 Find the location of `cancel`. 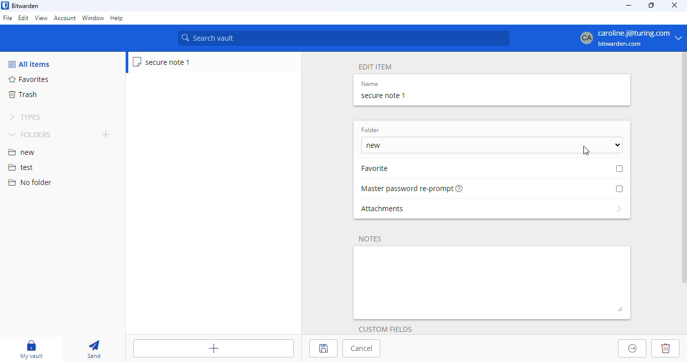

cancel is located at coordinates (362, 348).